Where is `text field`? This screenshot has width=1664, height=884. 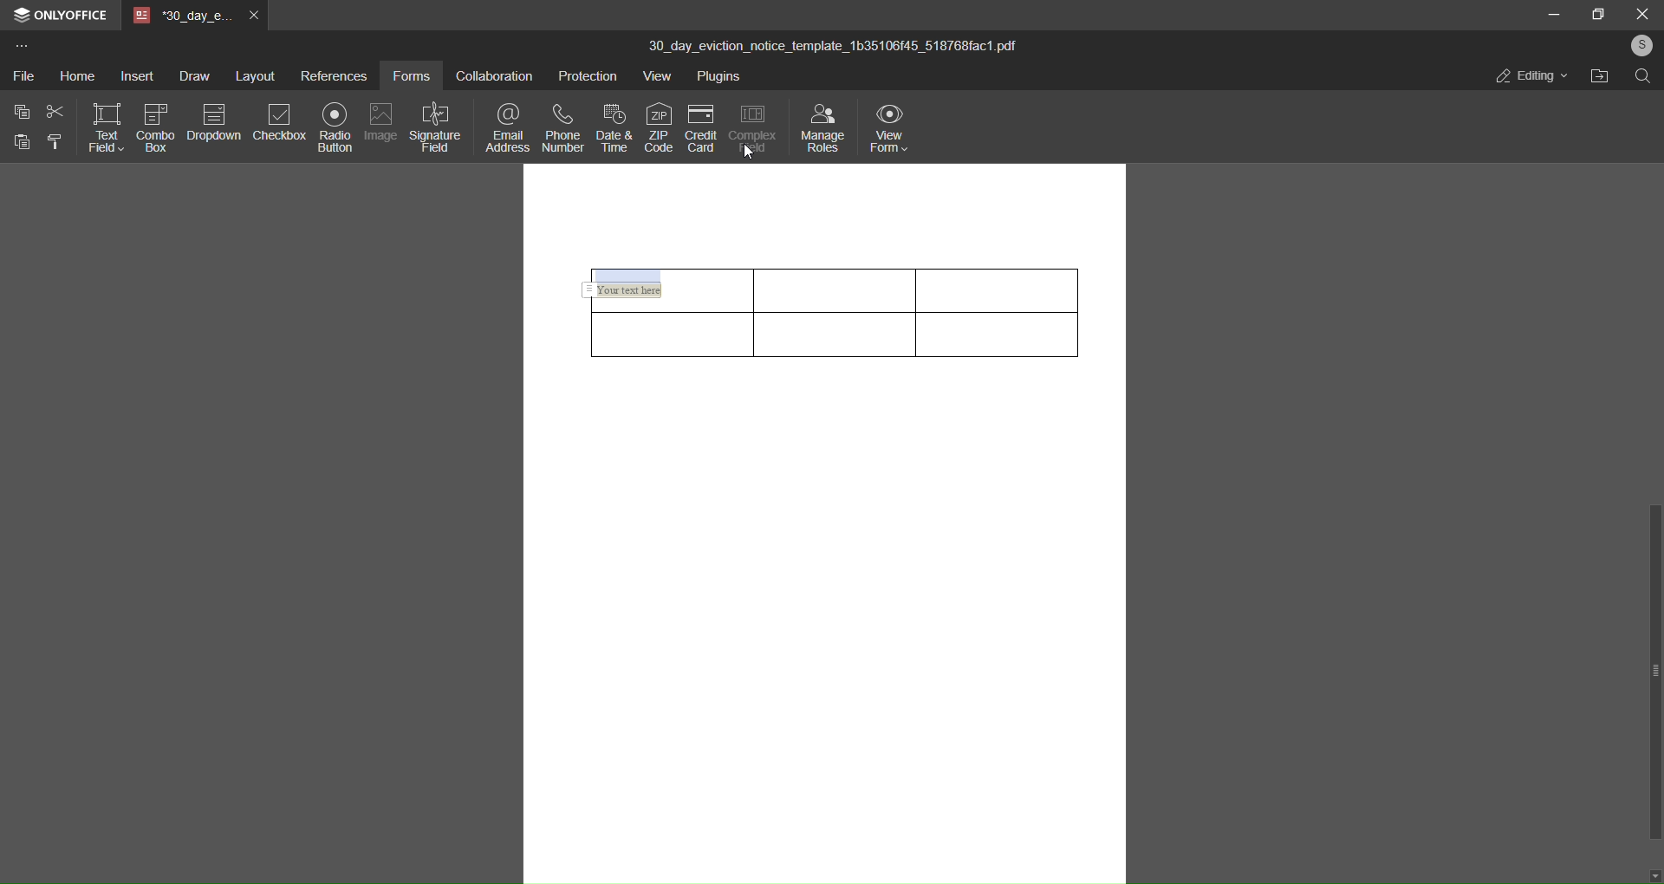 text field is located at coordinates (102, 125).